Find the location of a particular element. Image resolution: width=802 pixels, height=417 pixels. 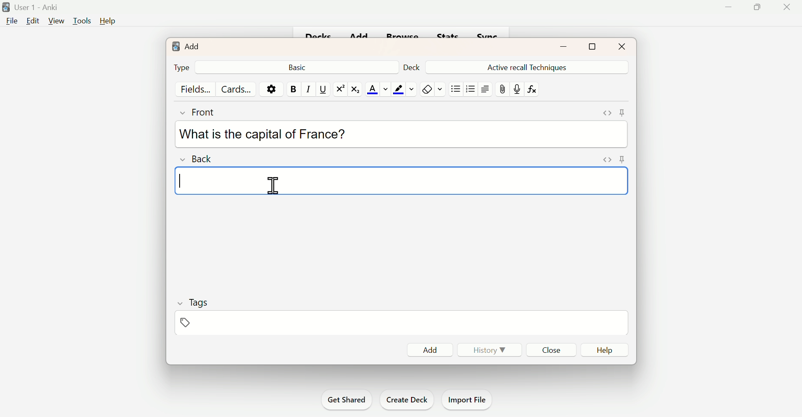

Organised List is located at coordinates (470, 89).